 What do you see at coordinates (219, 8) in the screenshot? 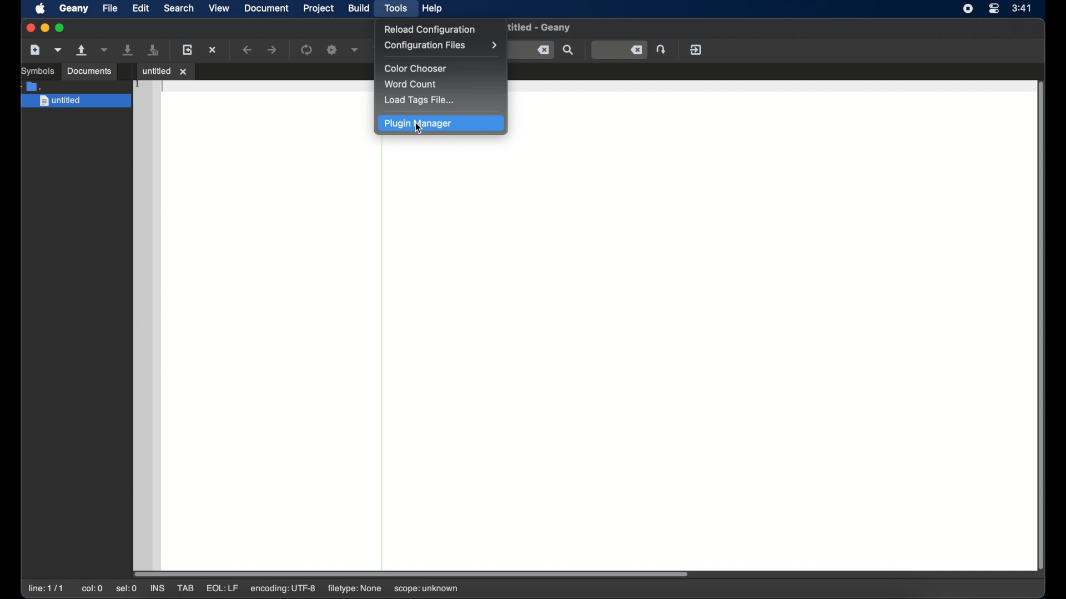
I see `view` at bounding box center [219, 8].